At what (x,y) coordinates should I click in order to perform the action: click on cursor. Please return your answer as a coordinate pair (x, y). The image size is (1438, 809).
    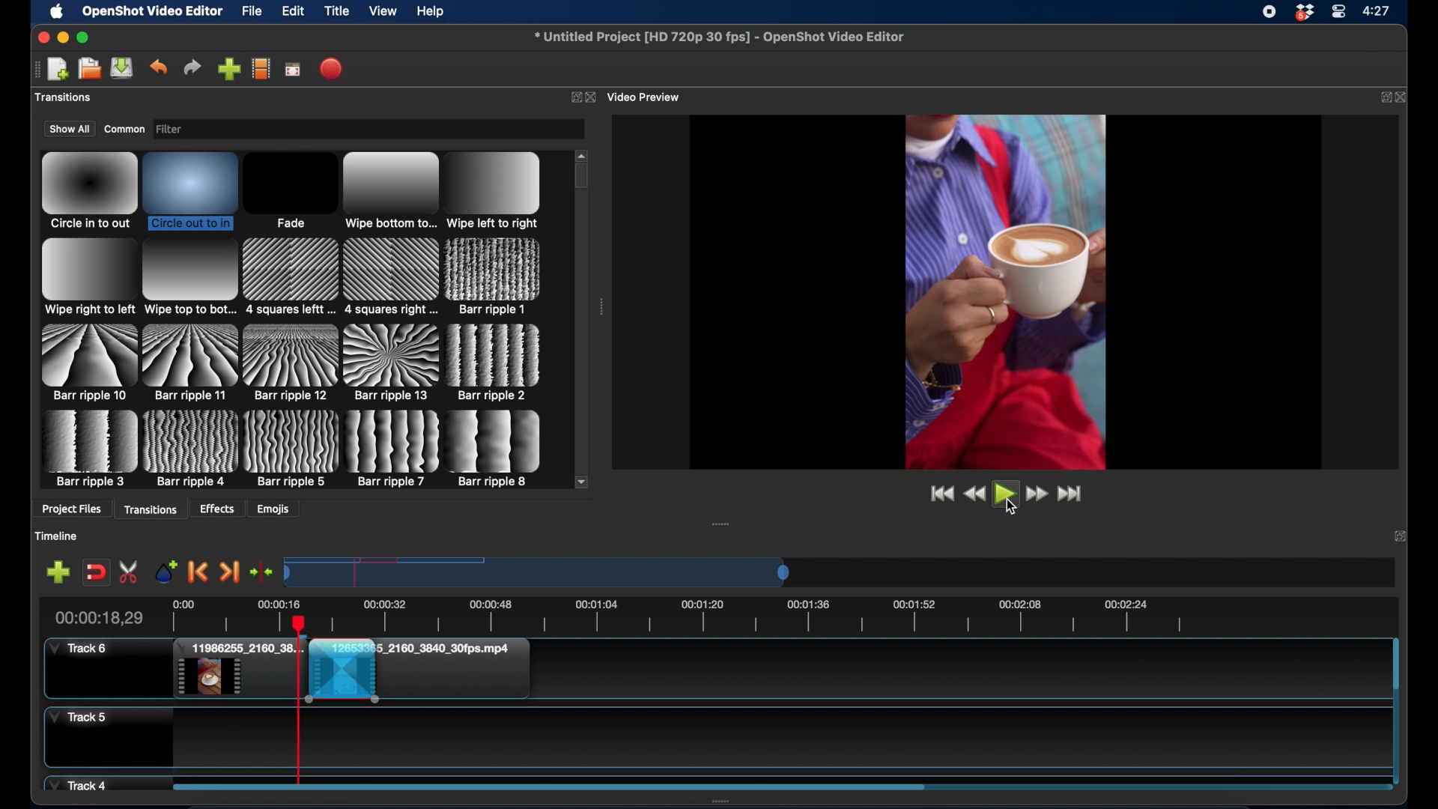
    Looking at the image, I should click on (1008, 510).